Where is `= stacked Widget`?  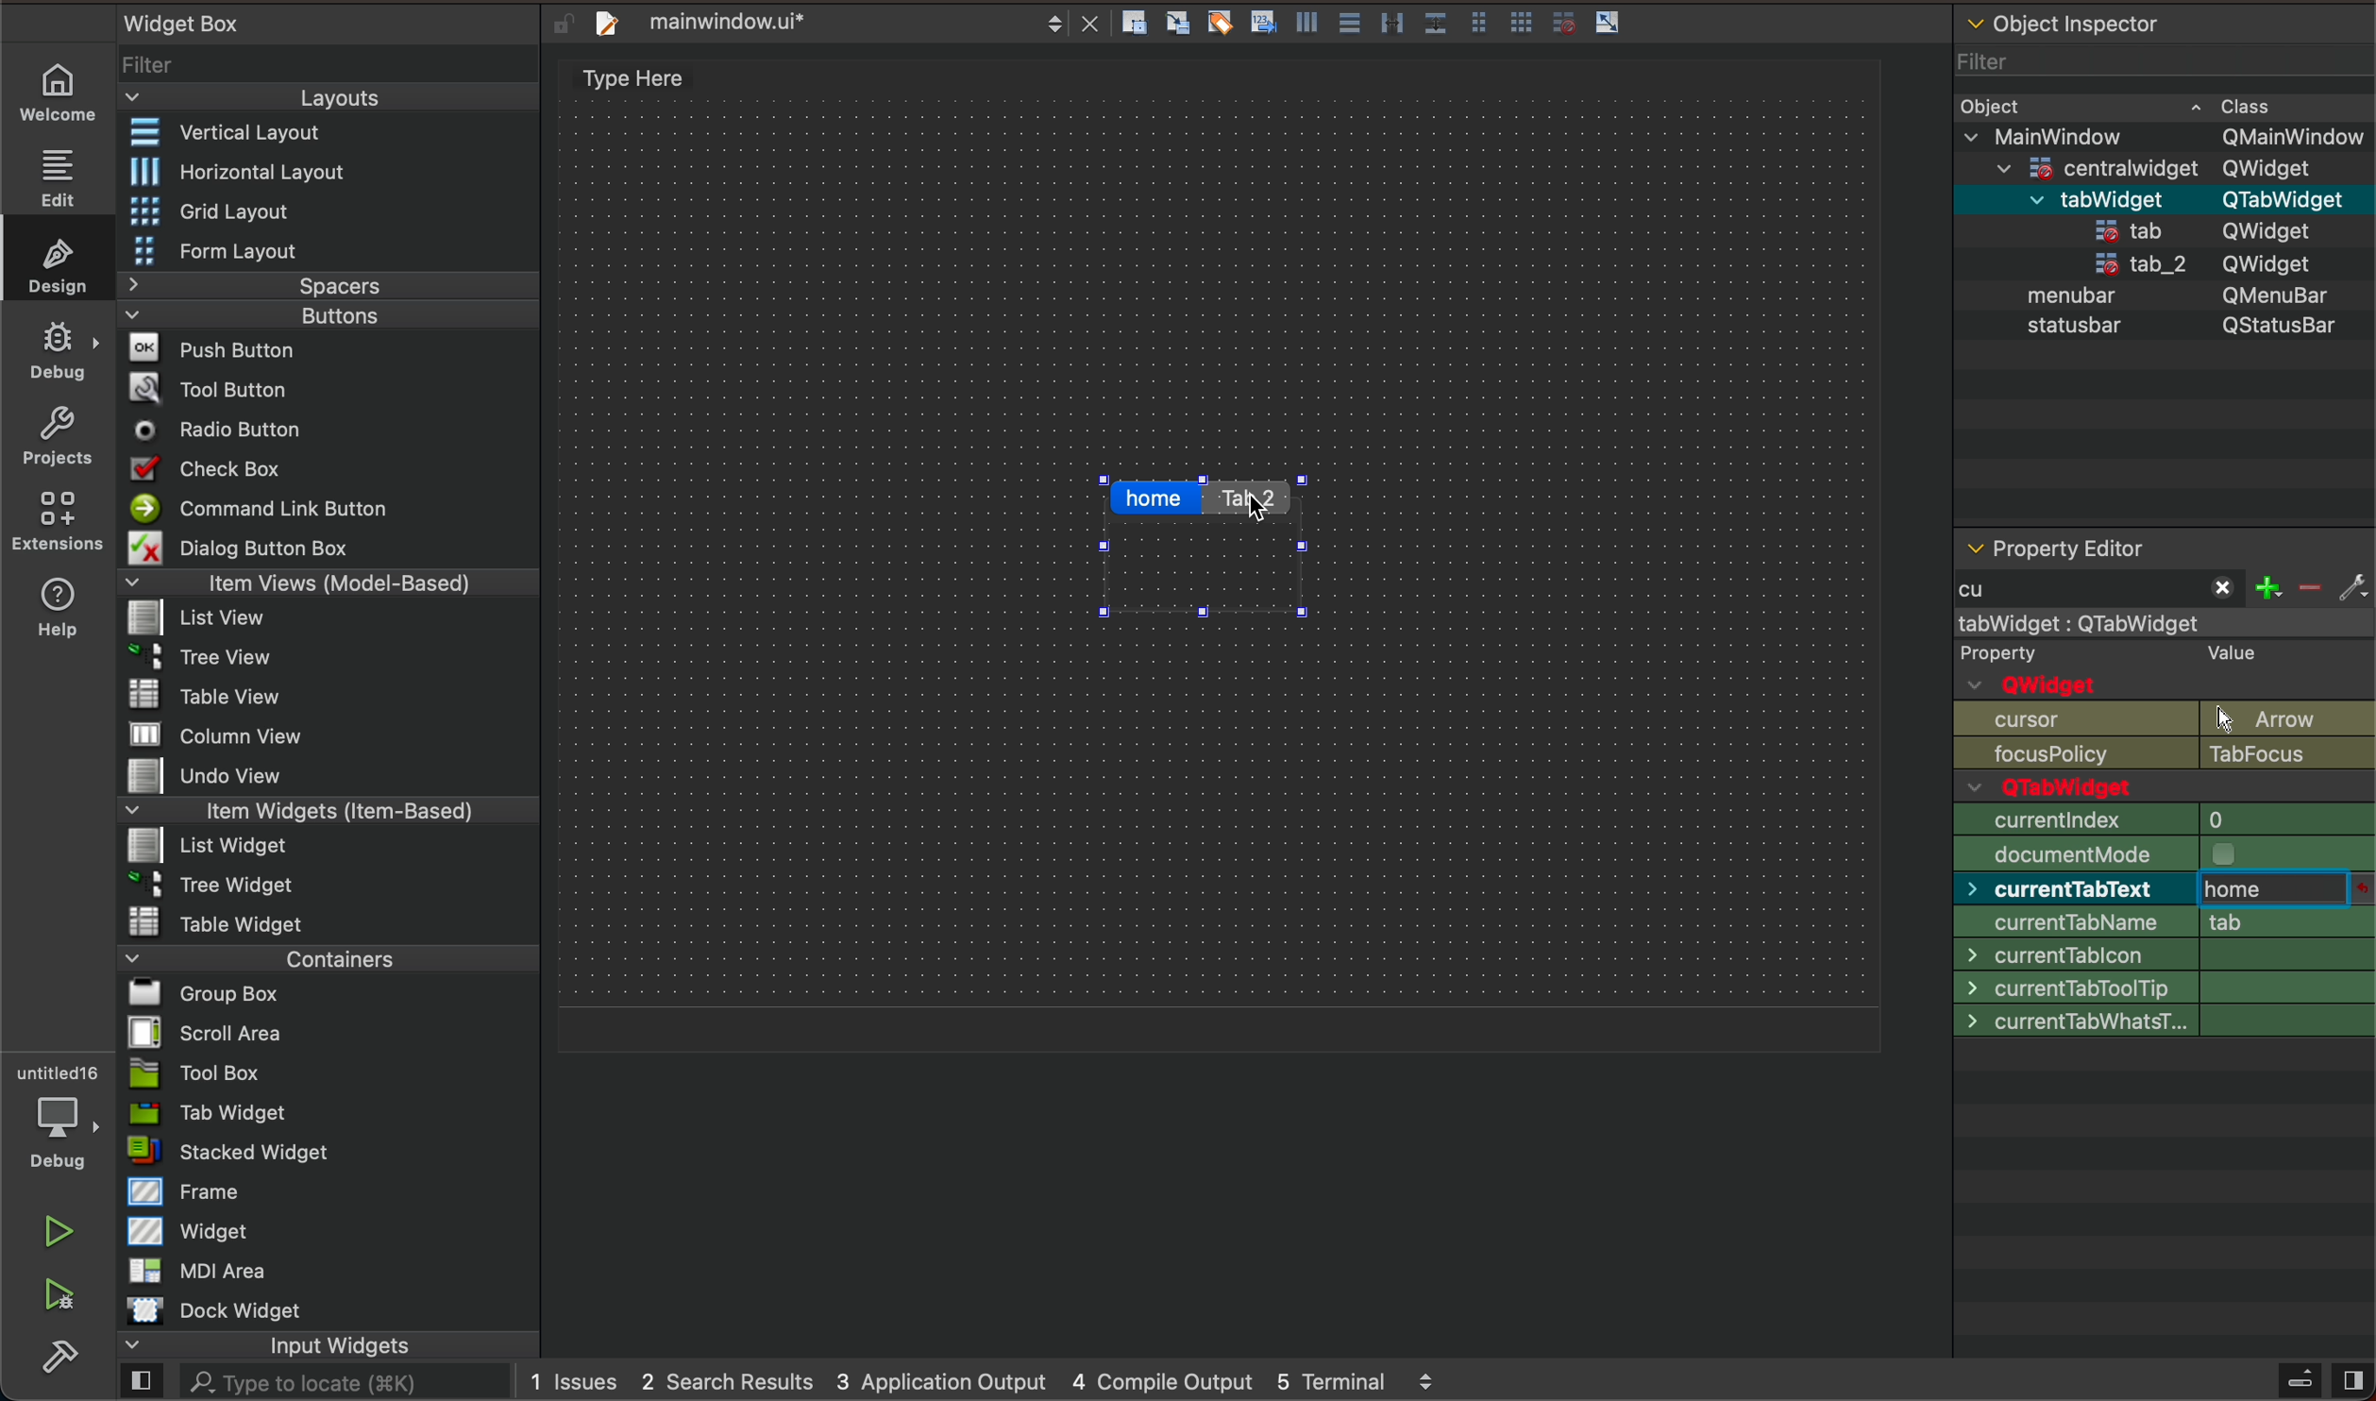
= stacked Widget is located at coordinates (240, 1153).